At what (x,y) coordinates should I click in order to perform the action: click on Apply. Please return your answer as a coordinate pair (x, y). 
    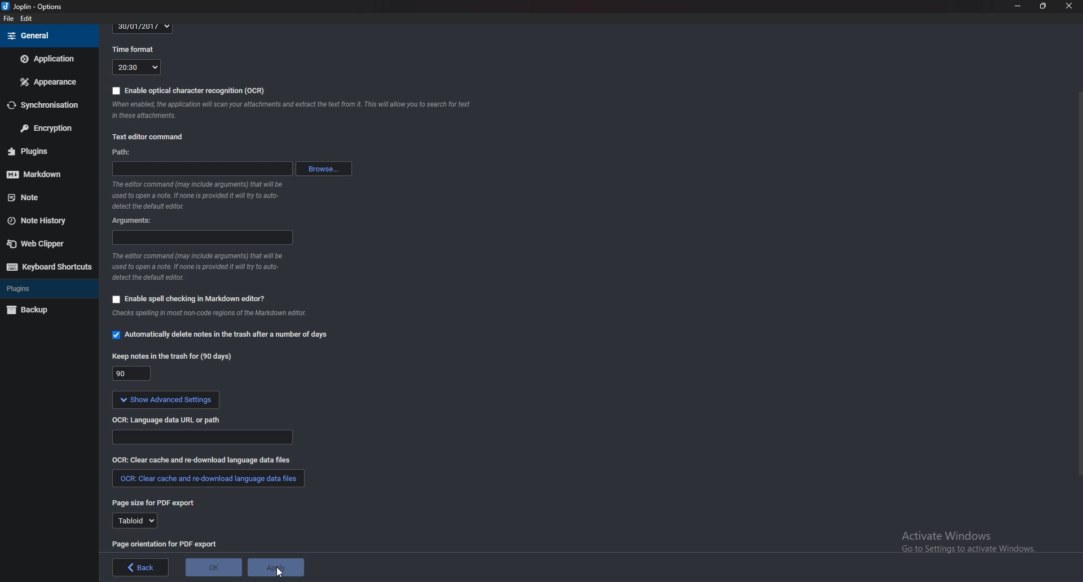
    Looking at the image, I should click on (278, 566).